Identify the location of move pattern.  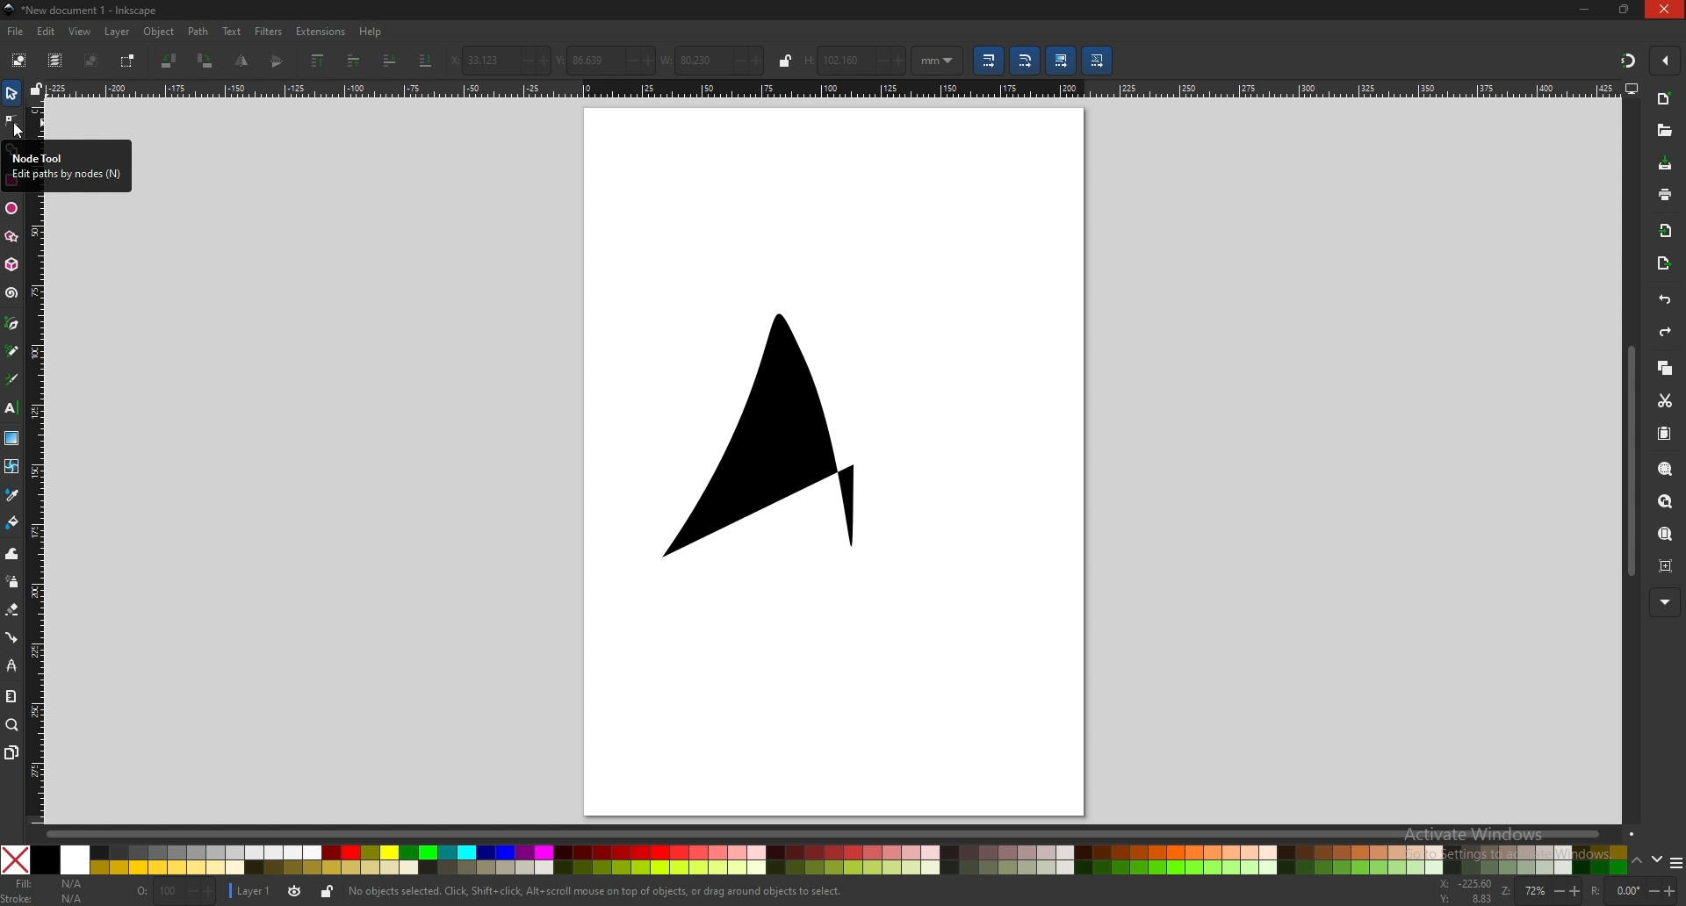
(1098, 61).